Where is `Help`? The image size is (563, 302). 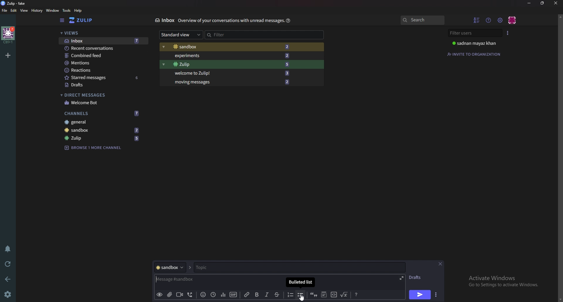
Help is located at coordinates (289, 20).